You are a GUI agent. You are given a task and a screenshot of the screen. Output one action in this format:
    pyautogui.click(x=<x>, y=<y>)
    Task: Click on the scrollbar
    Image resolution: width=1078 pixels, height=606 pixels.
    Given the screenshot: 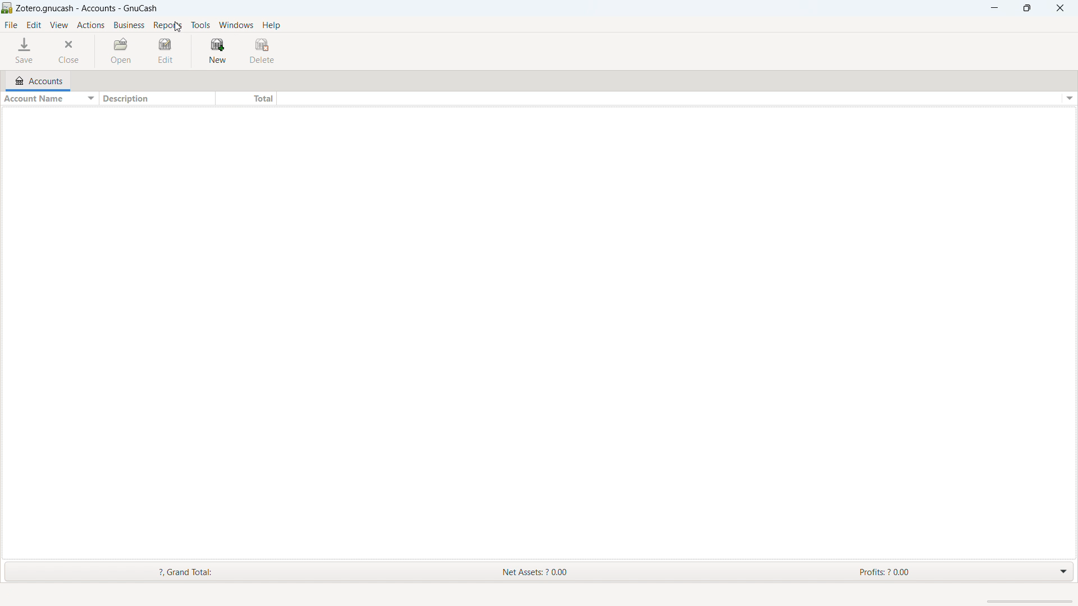 What is the action you would take?
    pyautogui.click(x=1029, y=600)
    